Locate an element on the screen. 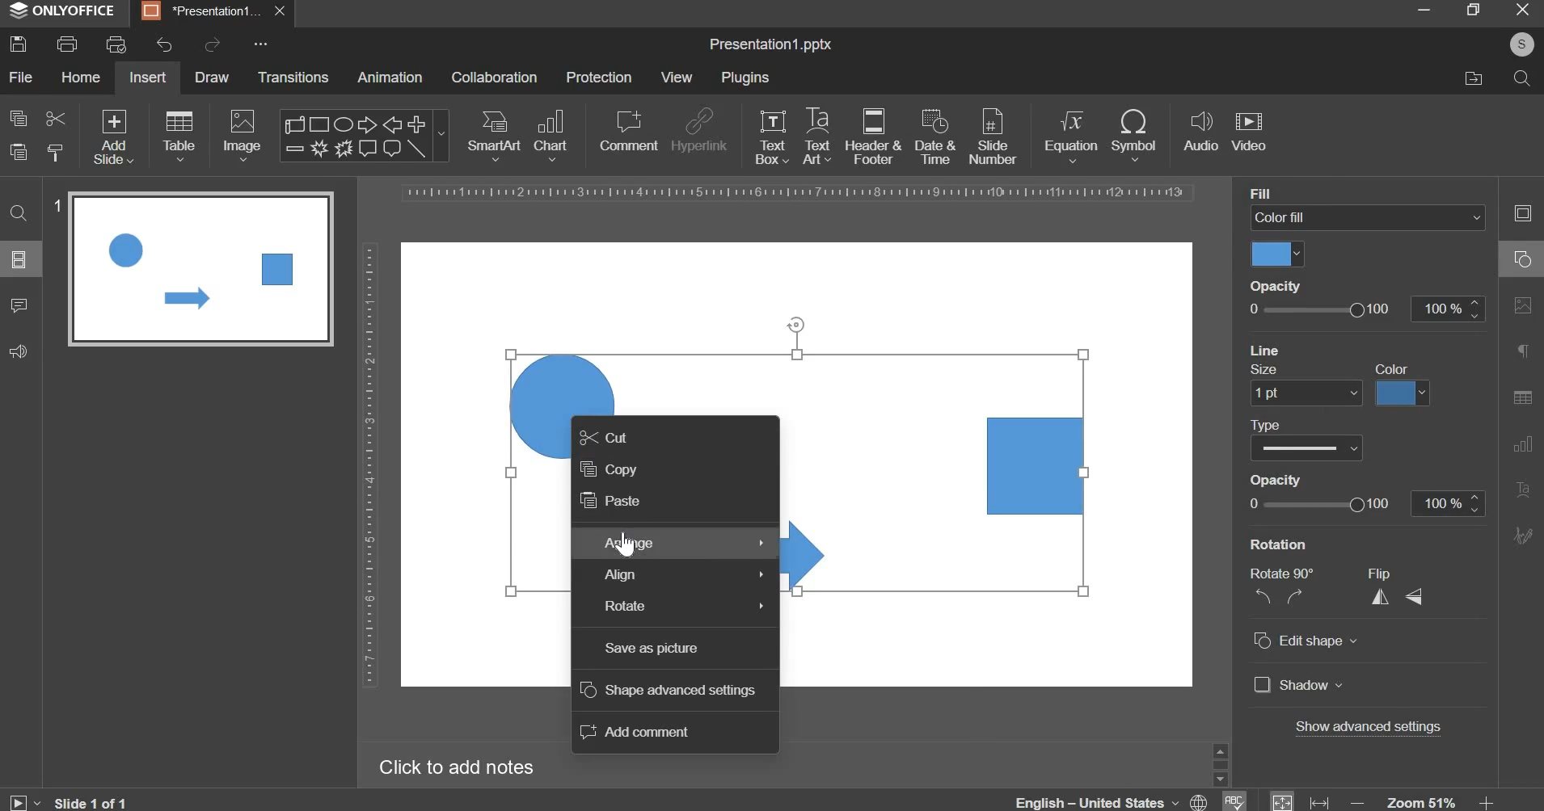 This screenshot has width=1544, height=811. zoom is located at coordinates (1423, 800).